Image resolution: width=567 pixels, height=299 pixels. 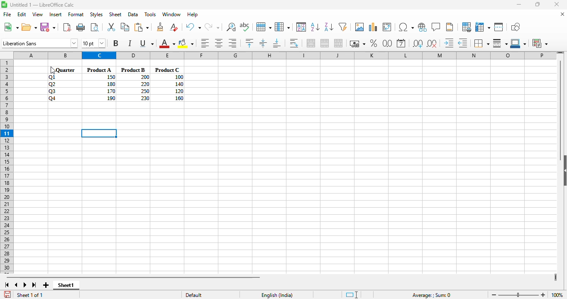 I want to click on merge cells, so click(x=325, y=43).